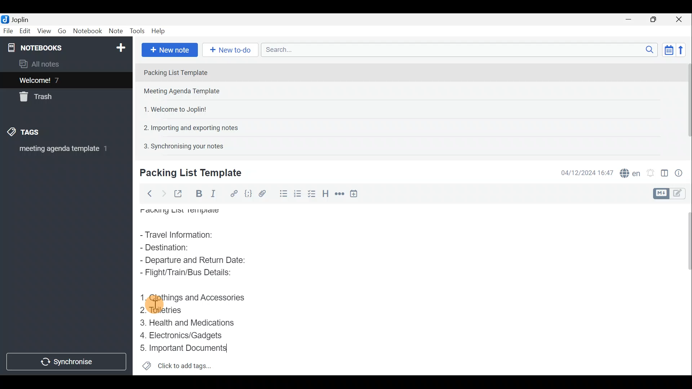 This screenshot has height=389, width=692. Describe the element at coordinates (45, 31) in the screenshot. I see `View` at that location.